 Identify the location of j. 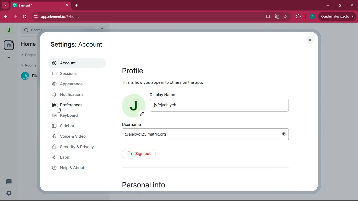
(8, 30).